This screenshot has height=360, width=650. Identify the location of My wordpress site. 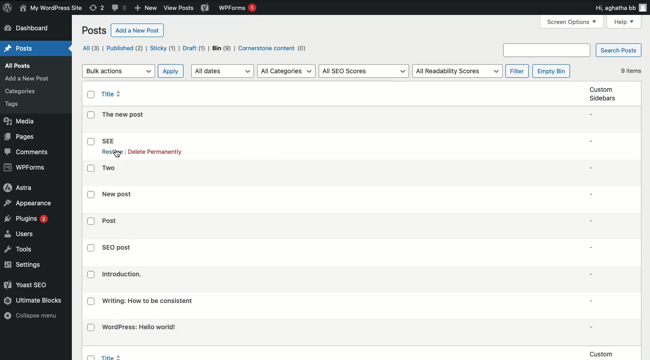
(52, 9).